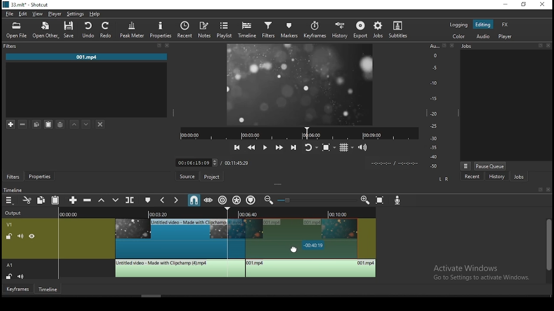 The height and width of the screenshot is (311, 554). I want to click on view, so click(39, 13).